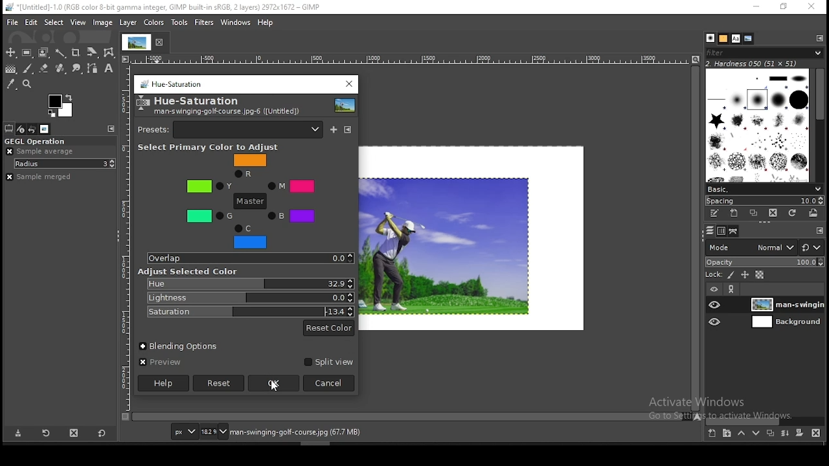  Describe the element at coordinates (214, 432) in the screenshot. I see `zoom status` at that location.